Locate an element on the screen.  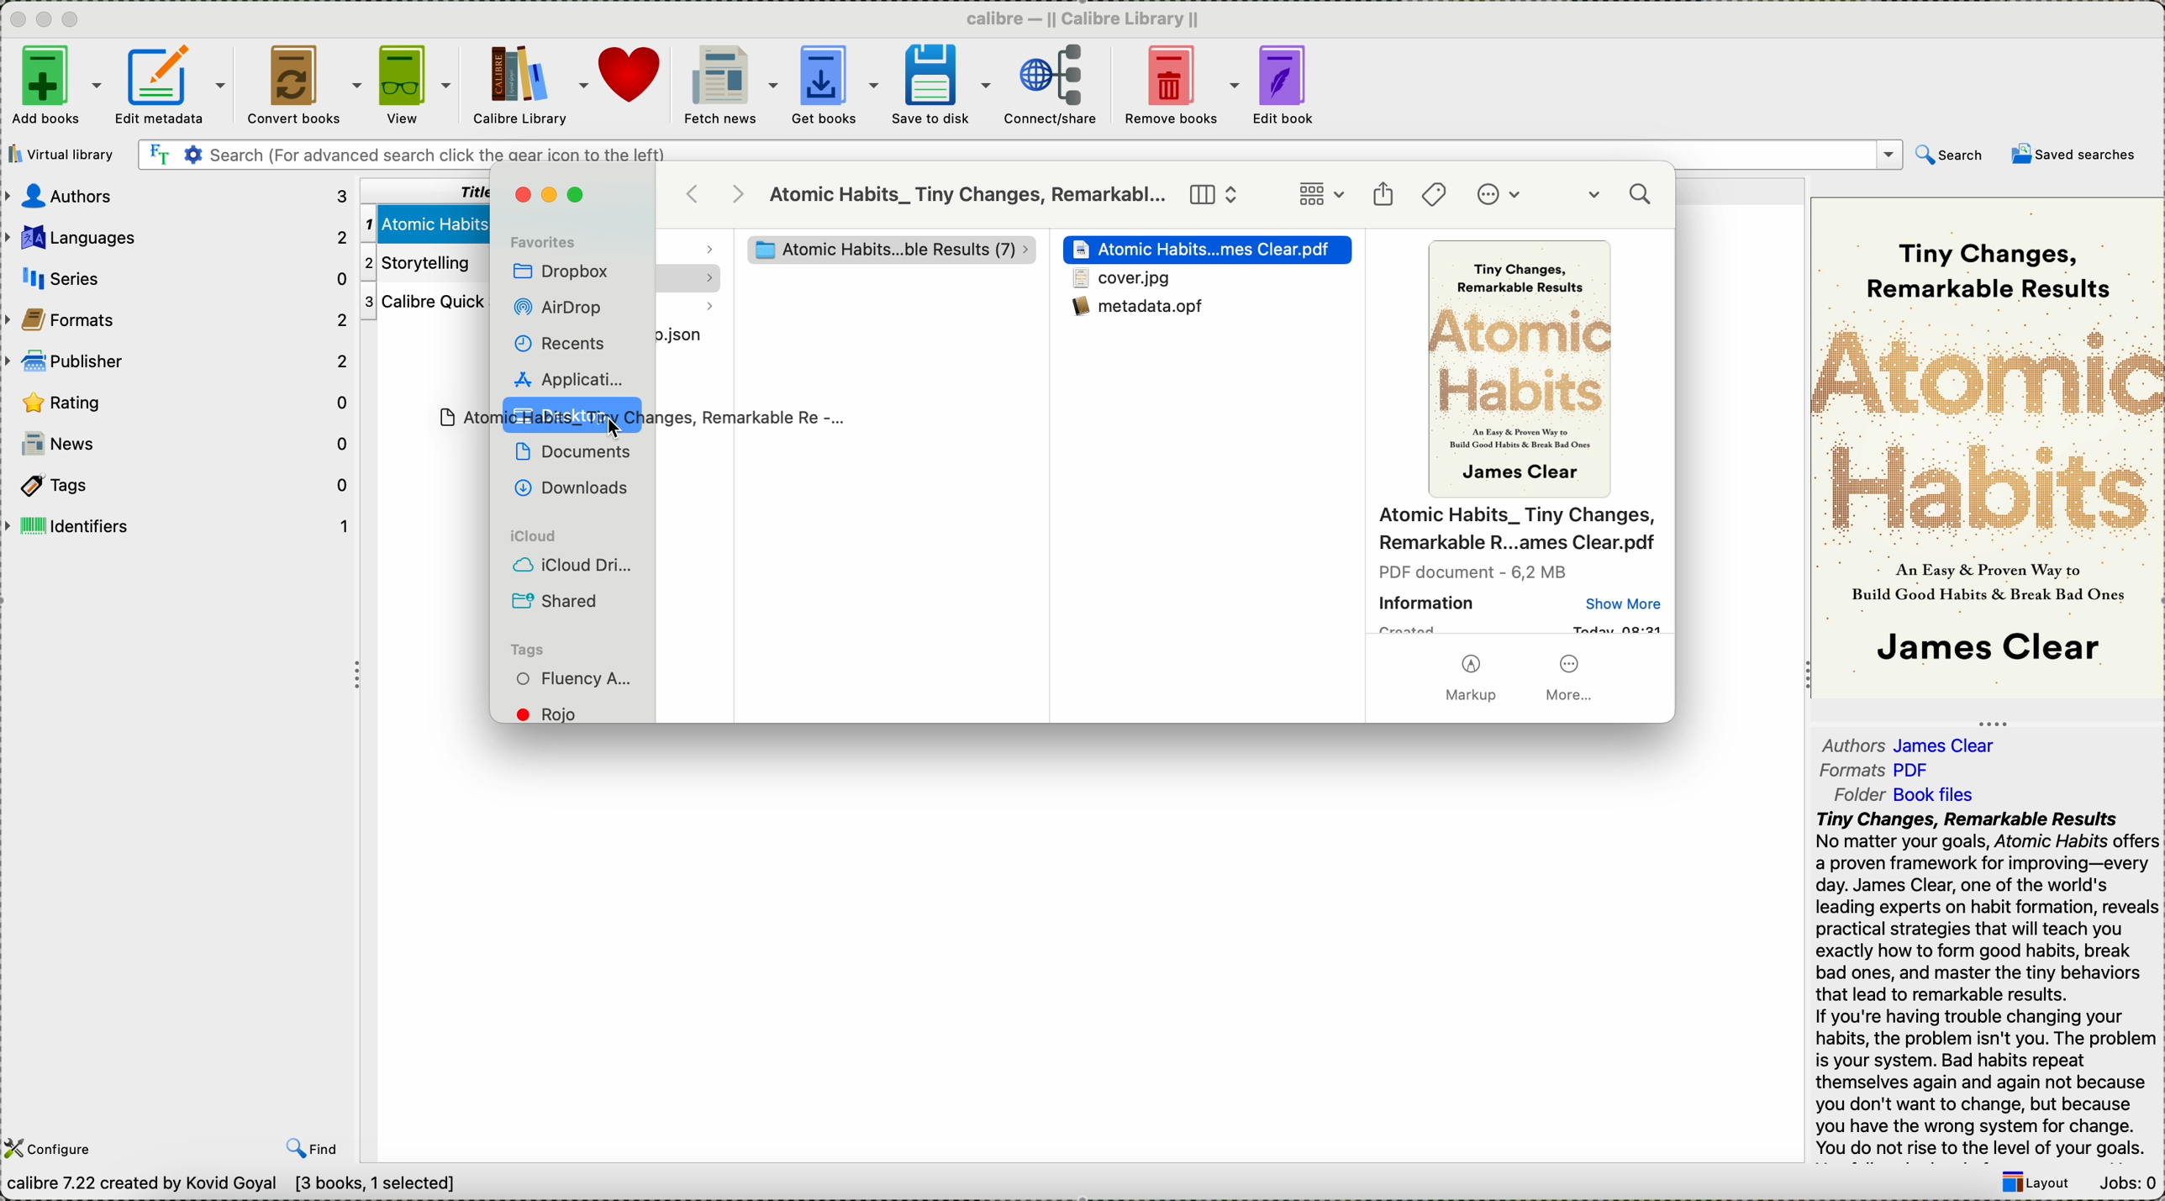
connect/share is located at coordinates (1051, 88).